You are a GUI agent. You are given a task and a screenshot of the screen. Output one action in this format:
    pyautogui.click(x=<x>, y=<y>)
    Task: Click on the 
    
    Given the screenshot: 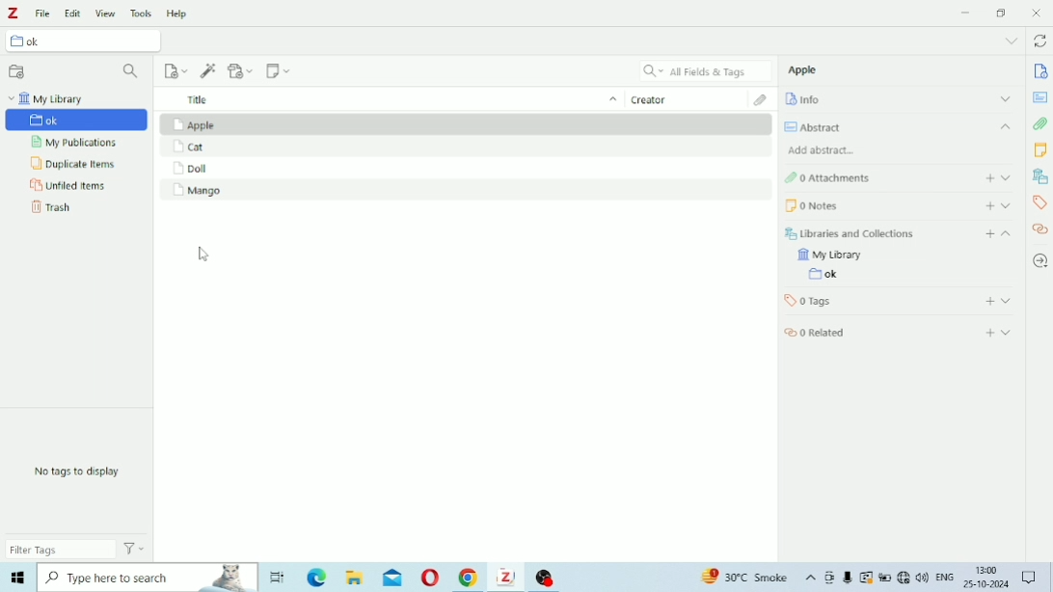 What is the action you would take?
    pyautogui.click(x=465, y=577)
    